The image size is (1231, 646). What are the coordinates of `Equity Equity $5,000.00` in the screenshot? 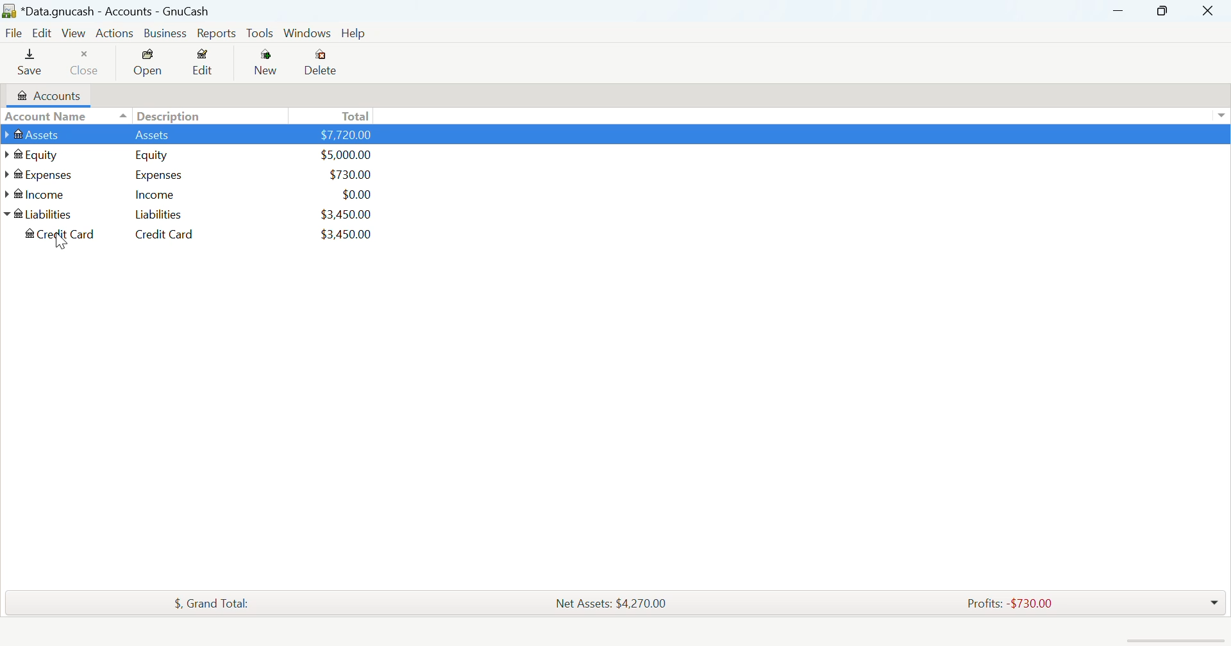 It's located at (203, 154).